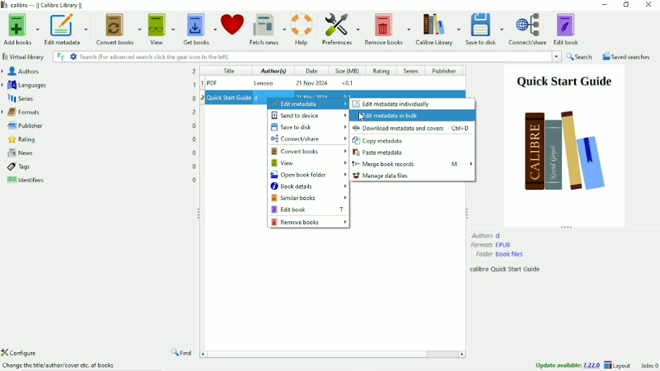 The width and height of the screenshot is (660, 371). What do you see at coordinates (309, 198) in the screenshot?
I see `Similar books` at bounding box center [309, 198].